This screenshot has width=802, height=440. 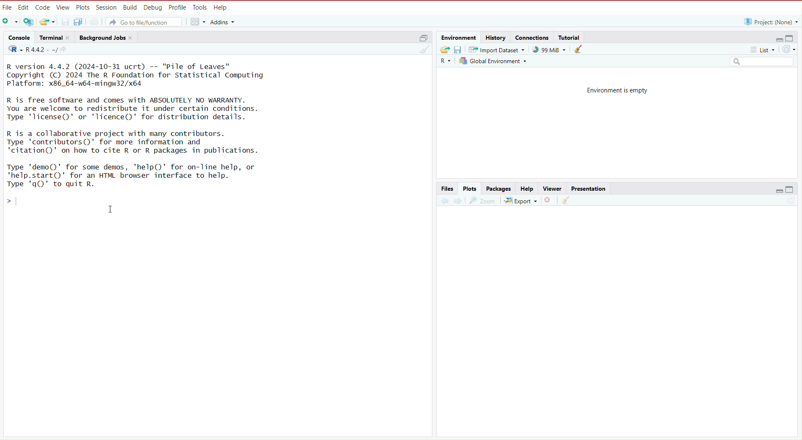 I want to click on code, so click(x=43, y=6).